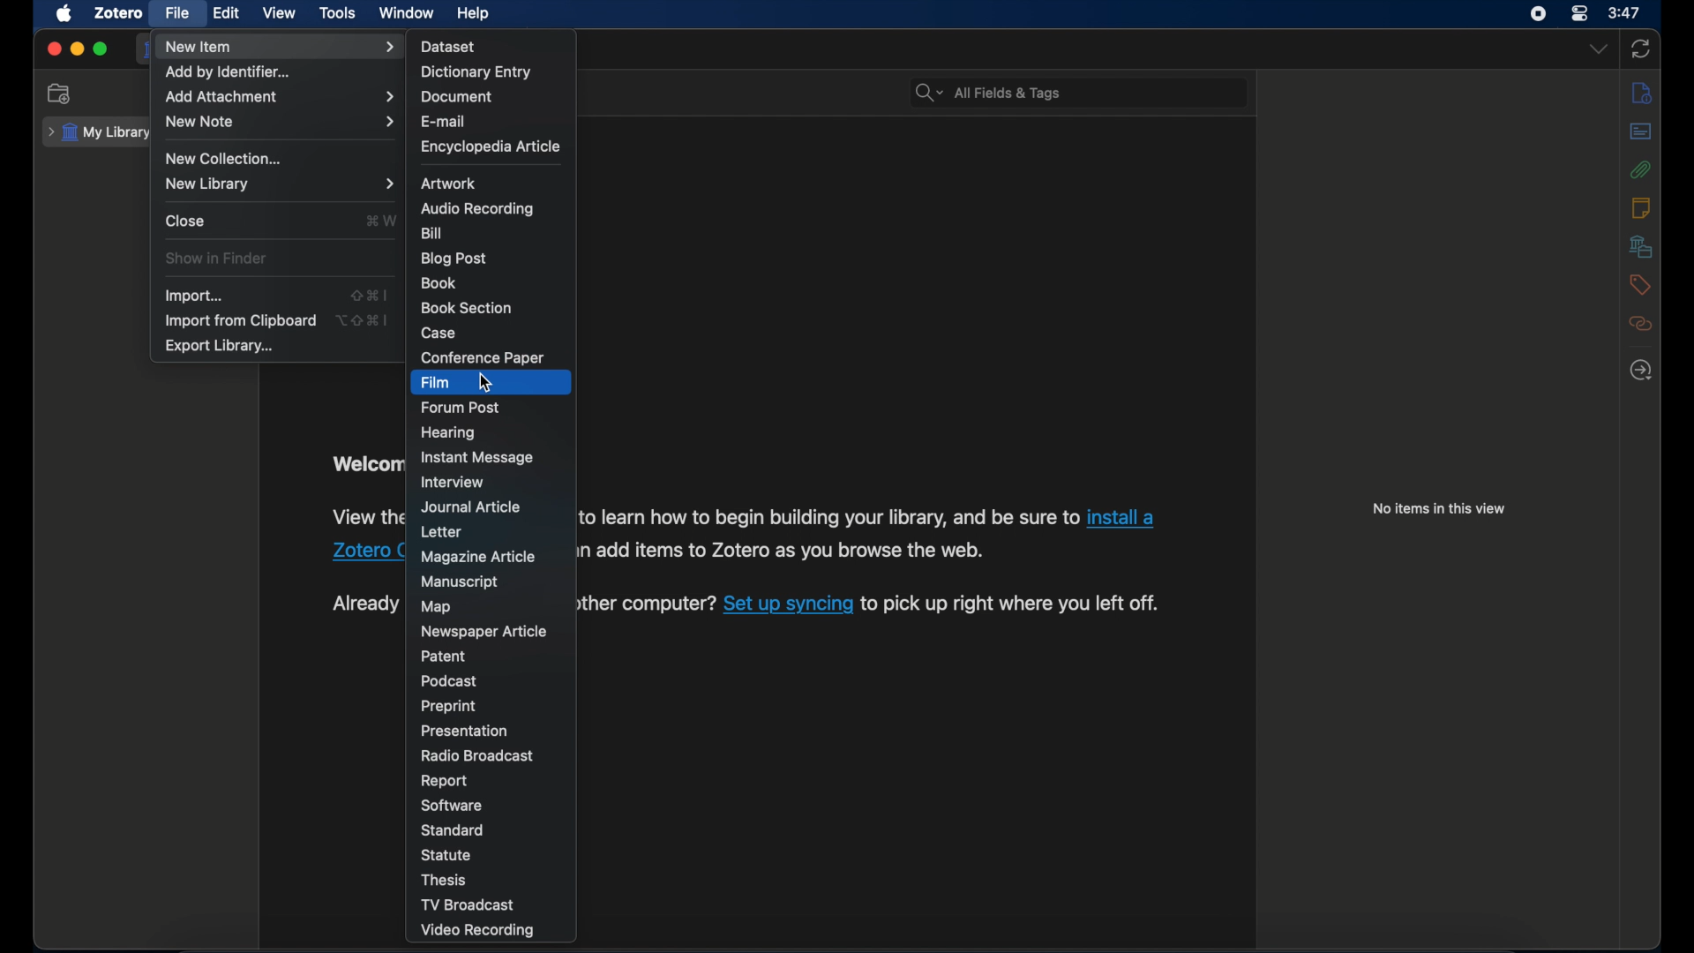 The height and width of the screenshot is (953, 1694). Describe the element at coordinates (221, 347) in the screenshot. I see `export library` at that location.